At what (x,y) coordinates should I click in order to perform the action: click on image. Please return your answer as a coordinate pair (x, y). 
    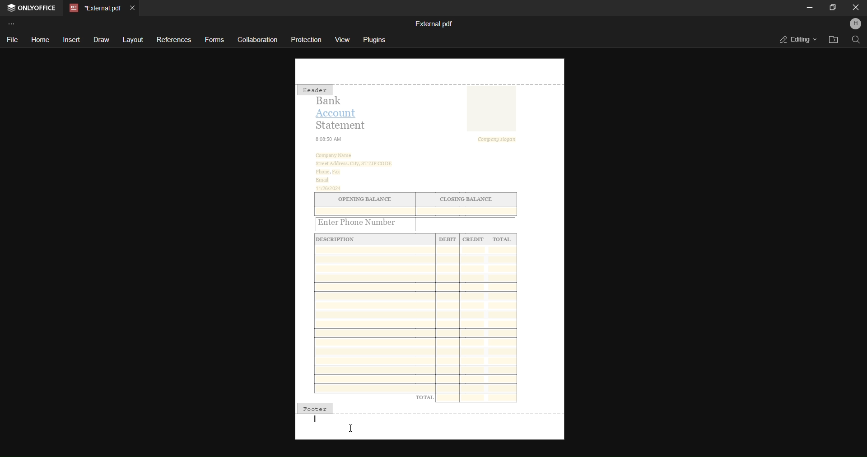
    Looking at the image, I should click on (490, 109).